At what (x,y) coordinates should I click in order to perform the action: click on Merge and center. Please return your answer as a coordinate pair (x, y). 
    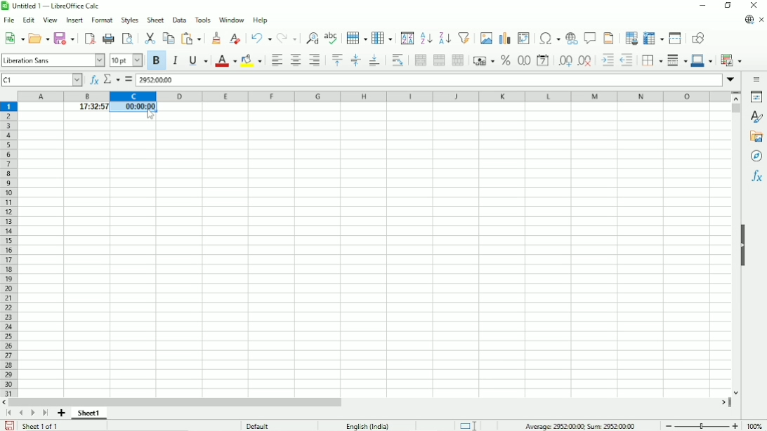
    Looking at the image, I should click on (419, 61).